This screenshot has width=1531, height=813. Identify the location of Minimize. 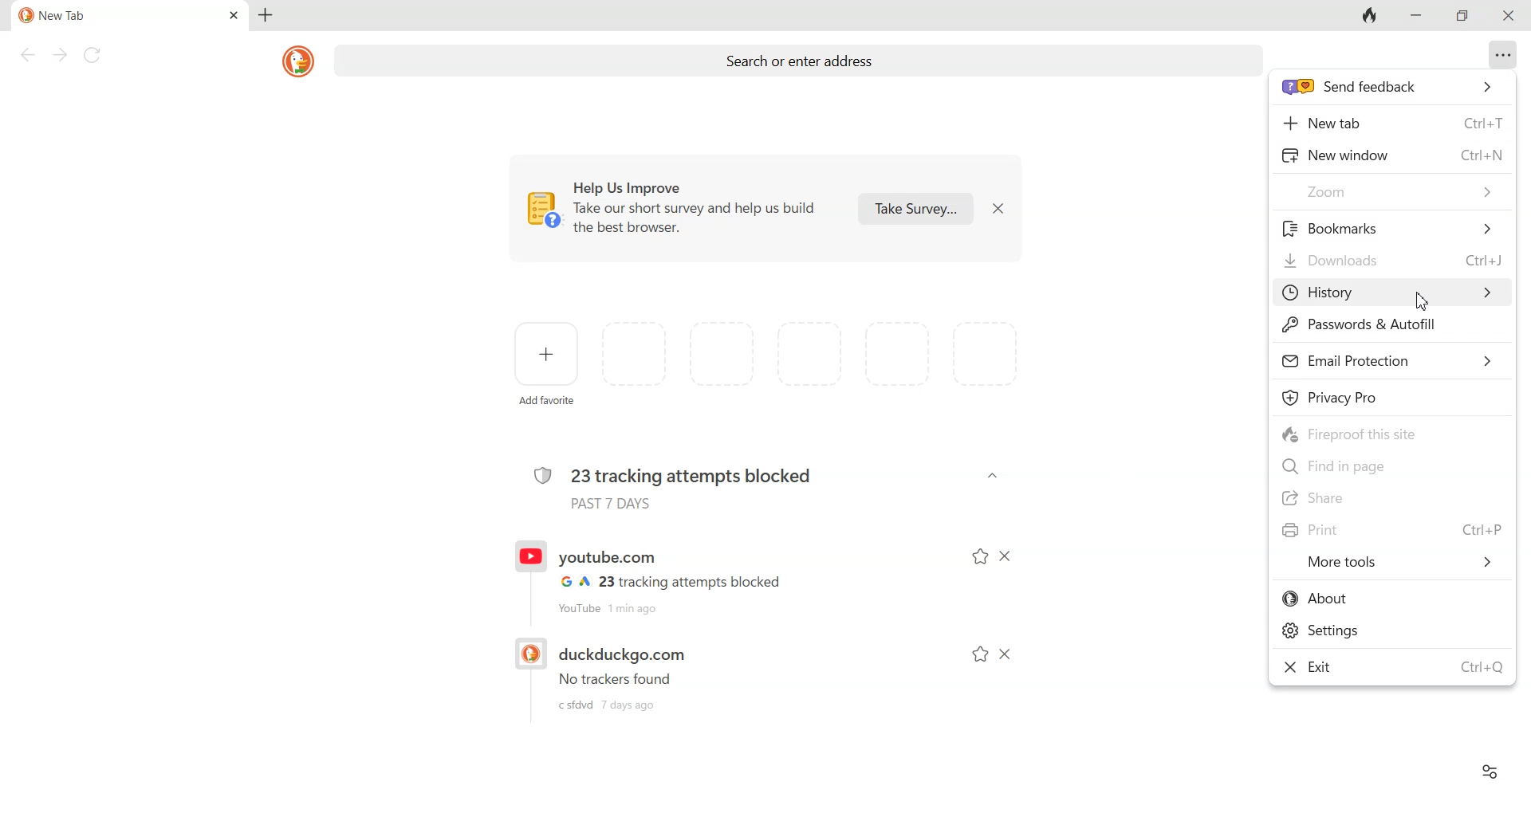
(1414, 16).